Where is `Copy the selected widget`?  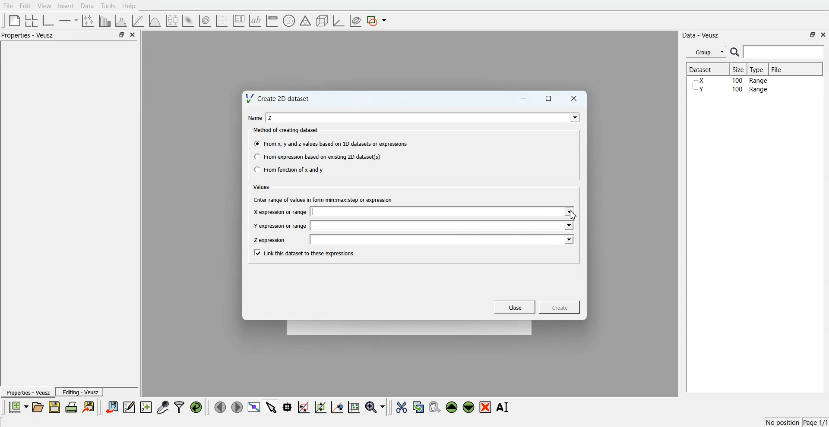 Copy the selected widget is located at coordinates (419, 407).